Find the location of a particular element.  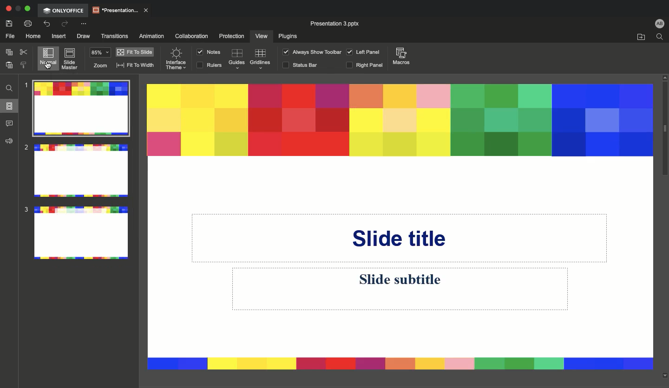

Open file location is located at coordinates (639, 37).